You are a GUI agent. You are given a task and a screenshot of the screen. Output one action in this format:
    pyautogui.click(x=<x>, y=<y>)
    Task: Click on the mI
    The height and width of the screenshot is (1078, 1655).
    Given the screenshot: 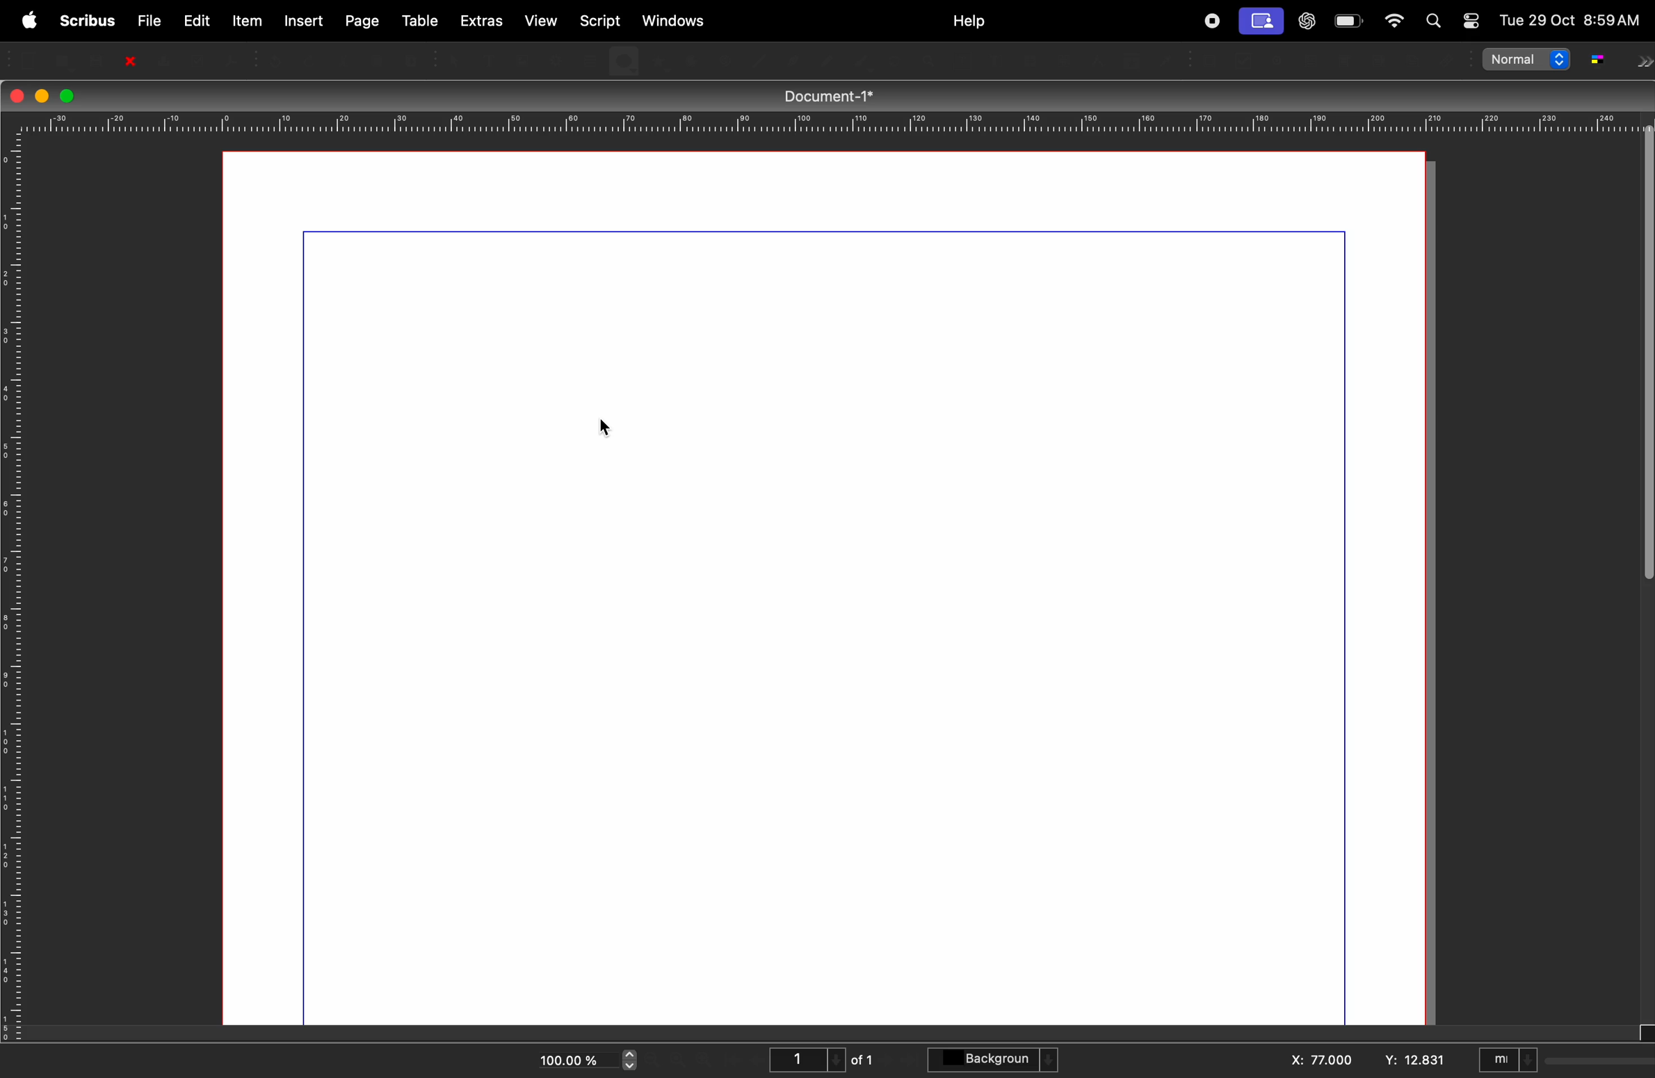 What is the action you would take?
    pyautogui.click(x=1508, y=1058)
    